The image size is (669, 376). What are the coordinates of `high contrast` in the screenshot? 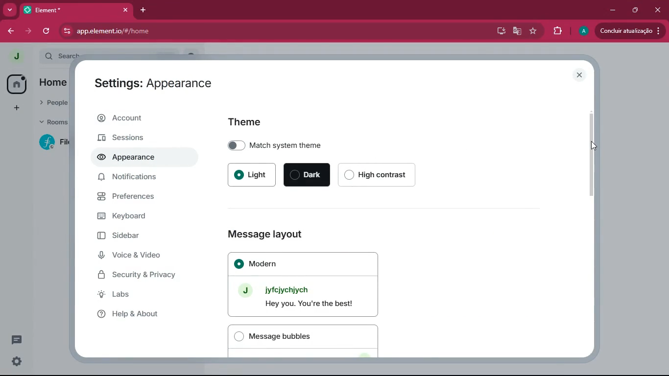 It's located at (382, 174).